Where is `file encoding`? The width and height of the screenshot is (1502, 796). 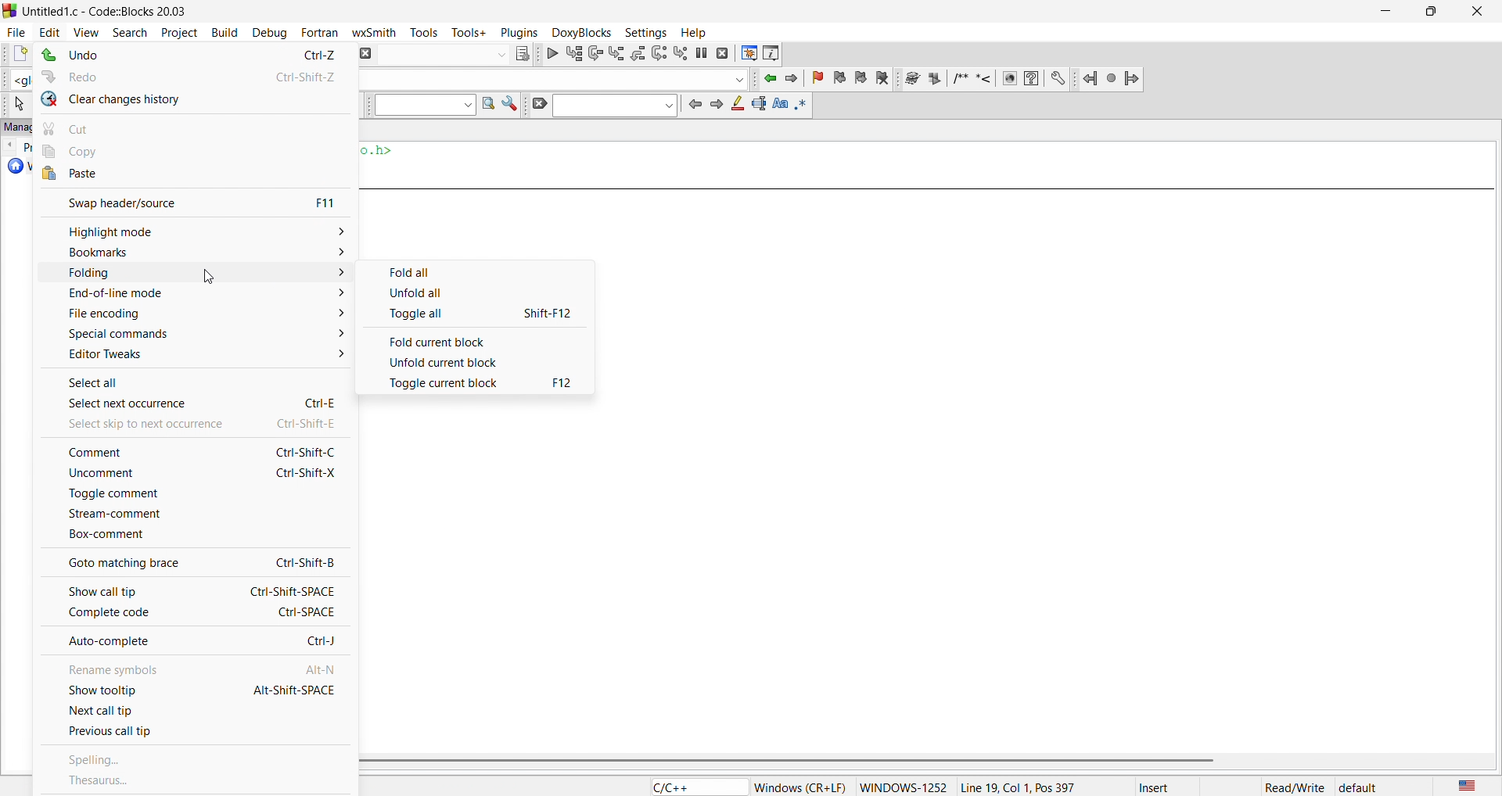 file encoding is located at coordinates (191, 314).